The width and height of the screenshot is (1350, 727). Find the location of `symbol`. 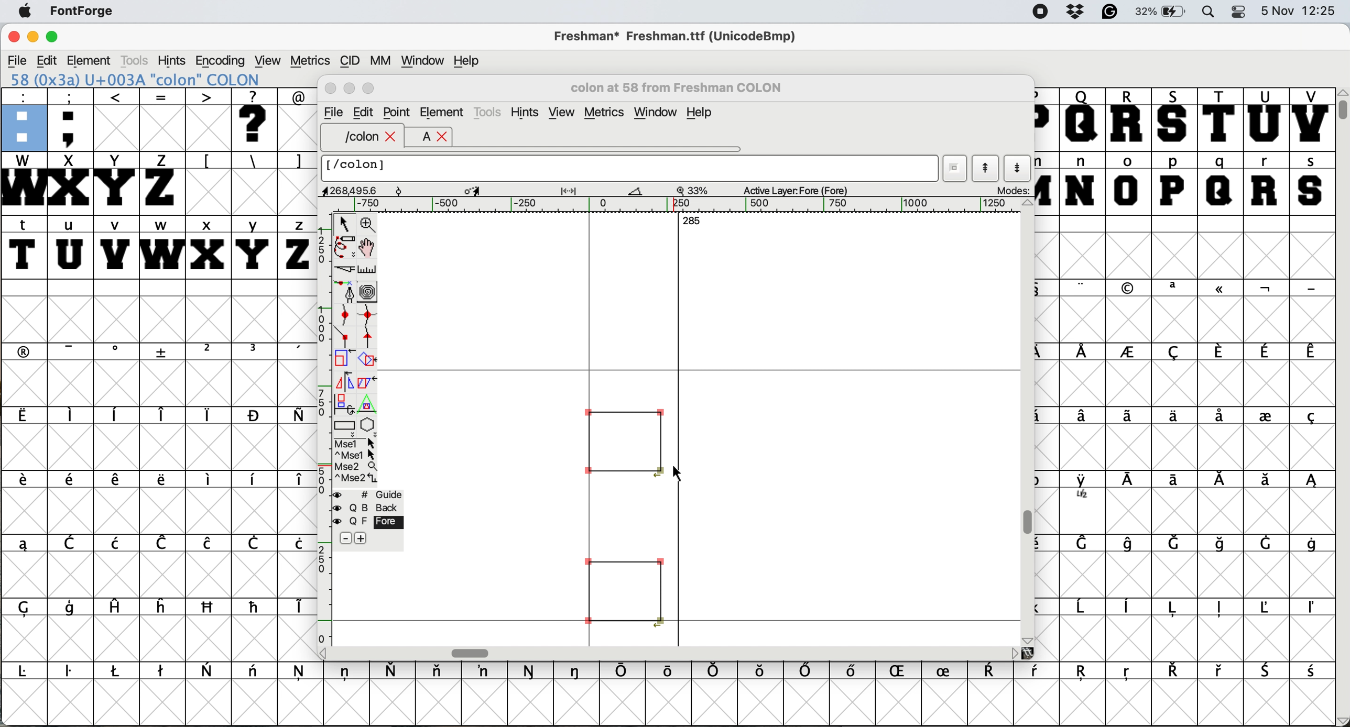

symbol is located at coordinates (254, 415).